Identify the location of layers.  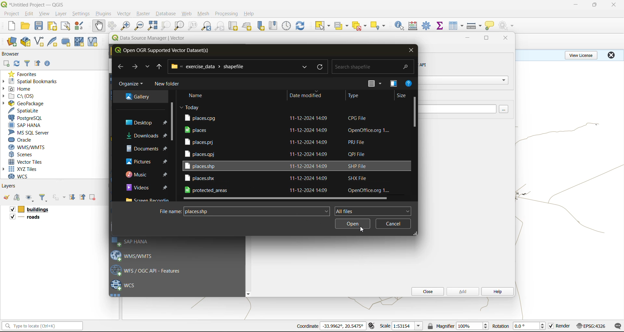
(30, 218).